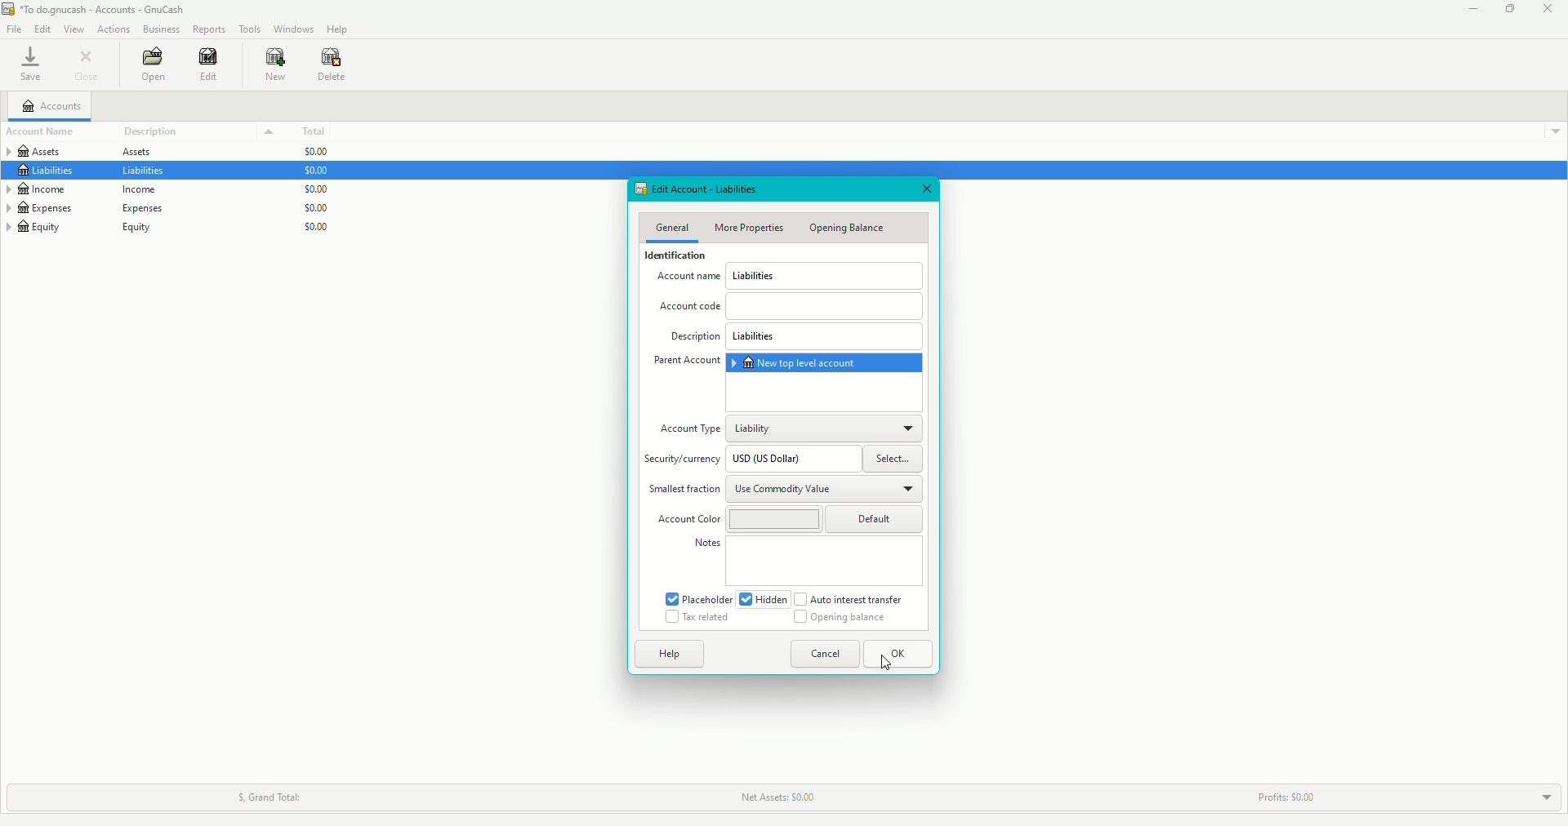  What do you see at coordinates (14, 29) in the screenshot?
I see `File` at bounding box center [14, 29].